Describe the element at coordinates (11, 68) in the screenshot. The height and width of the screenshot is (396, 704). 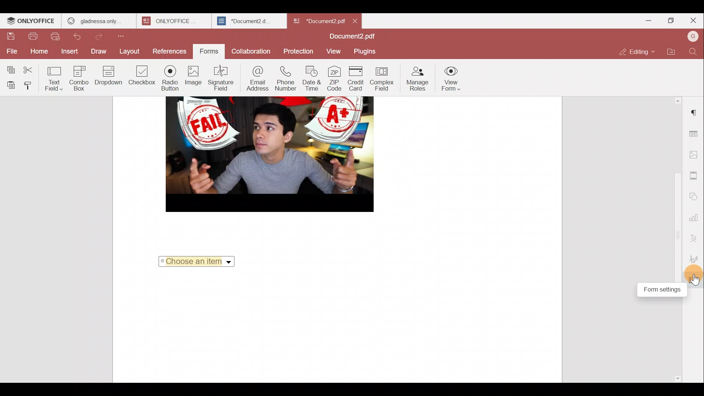
I see `Copy` at that location.